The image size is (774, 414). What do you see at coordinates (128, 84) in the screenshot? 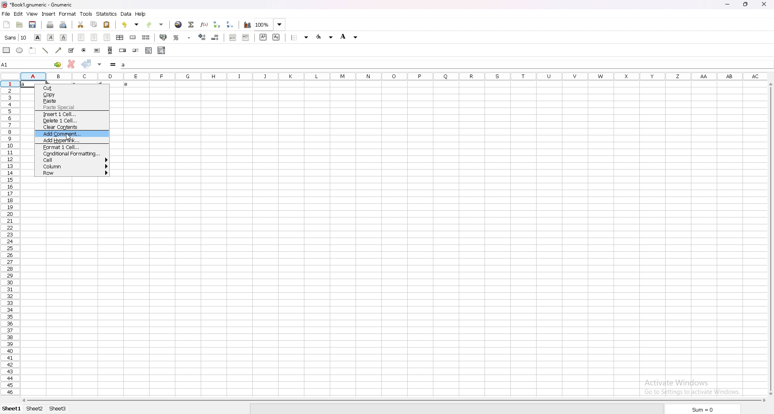
I see `text` at bounding box center [128, 84].